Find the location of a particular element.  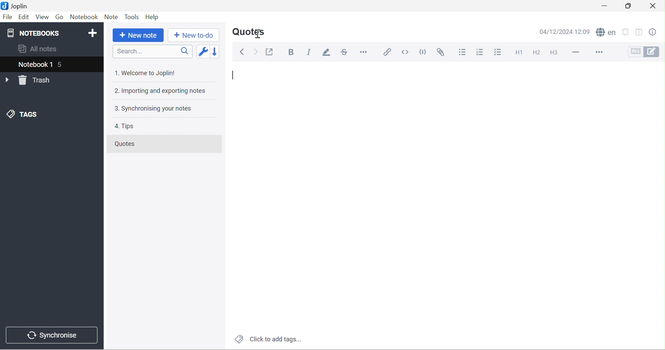

Note properties is located at coordinates (657, 31).